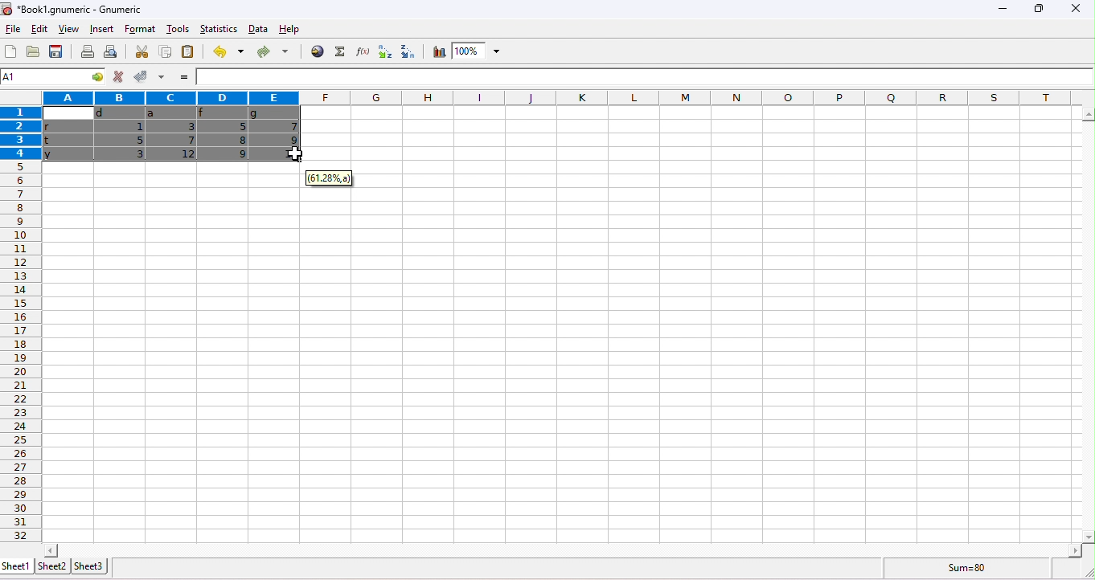 Image resolution: width=1095 pixels, height=580 pixels. Describe the element at coordinates (1040, 10) in the screenshot. I see `maximize` at that location.